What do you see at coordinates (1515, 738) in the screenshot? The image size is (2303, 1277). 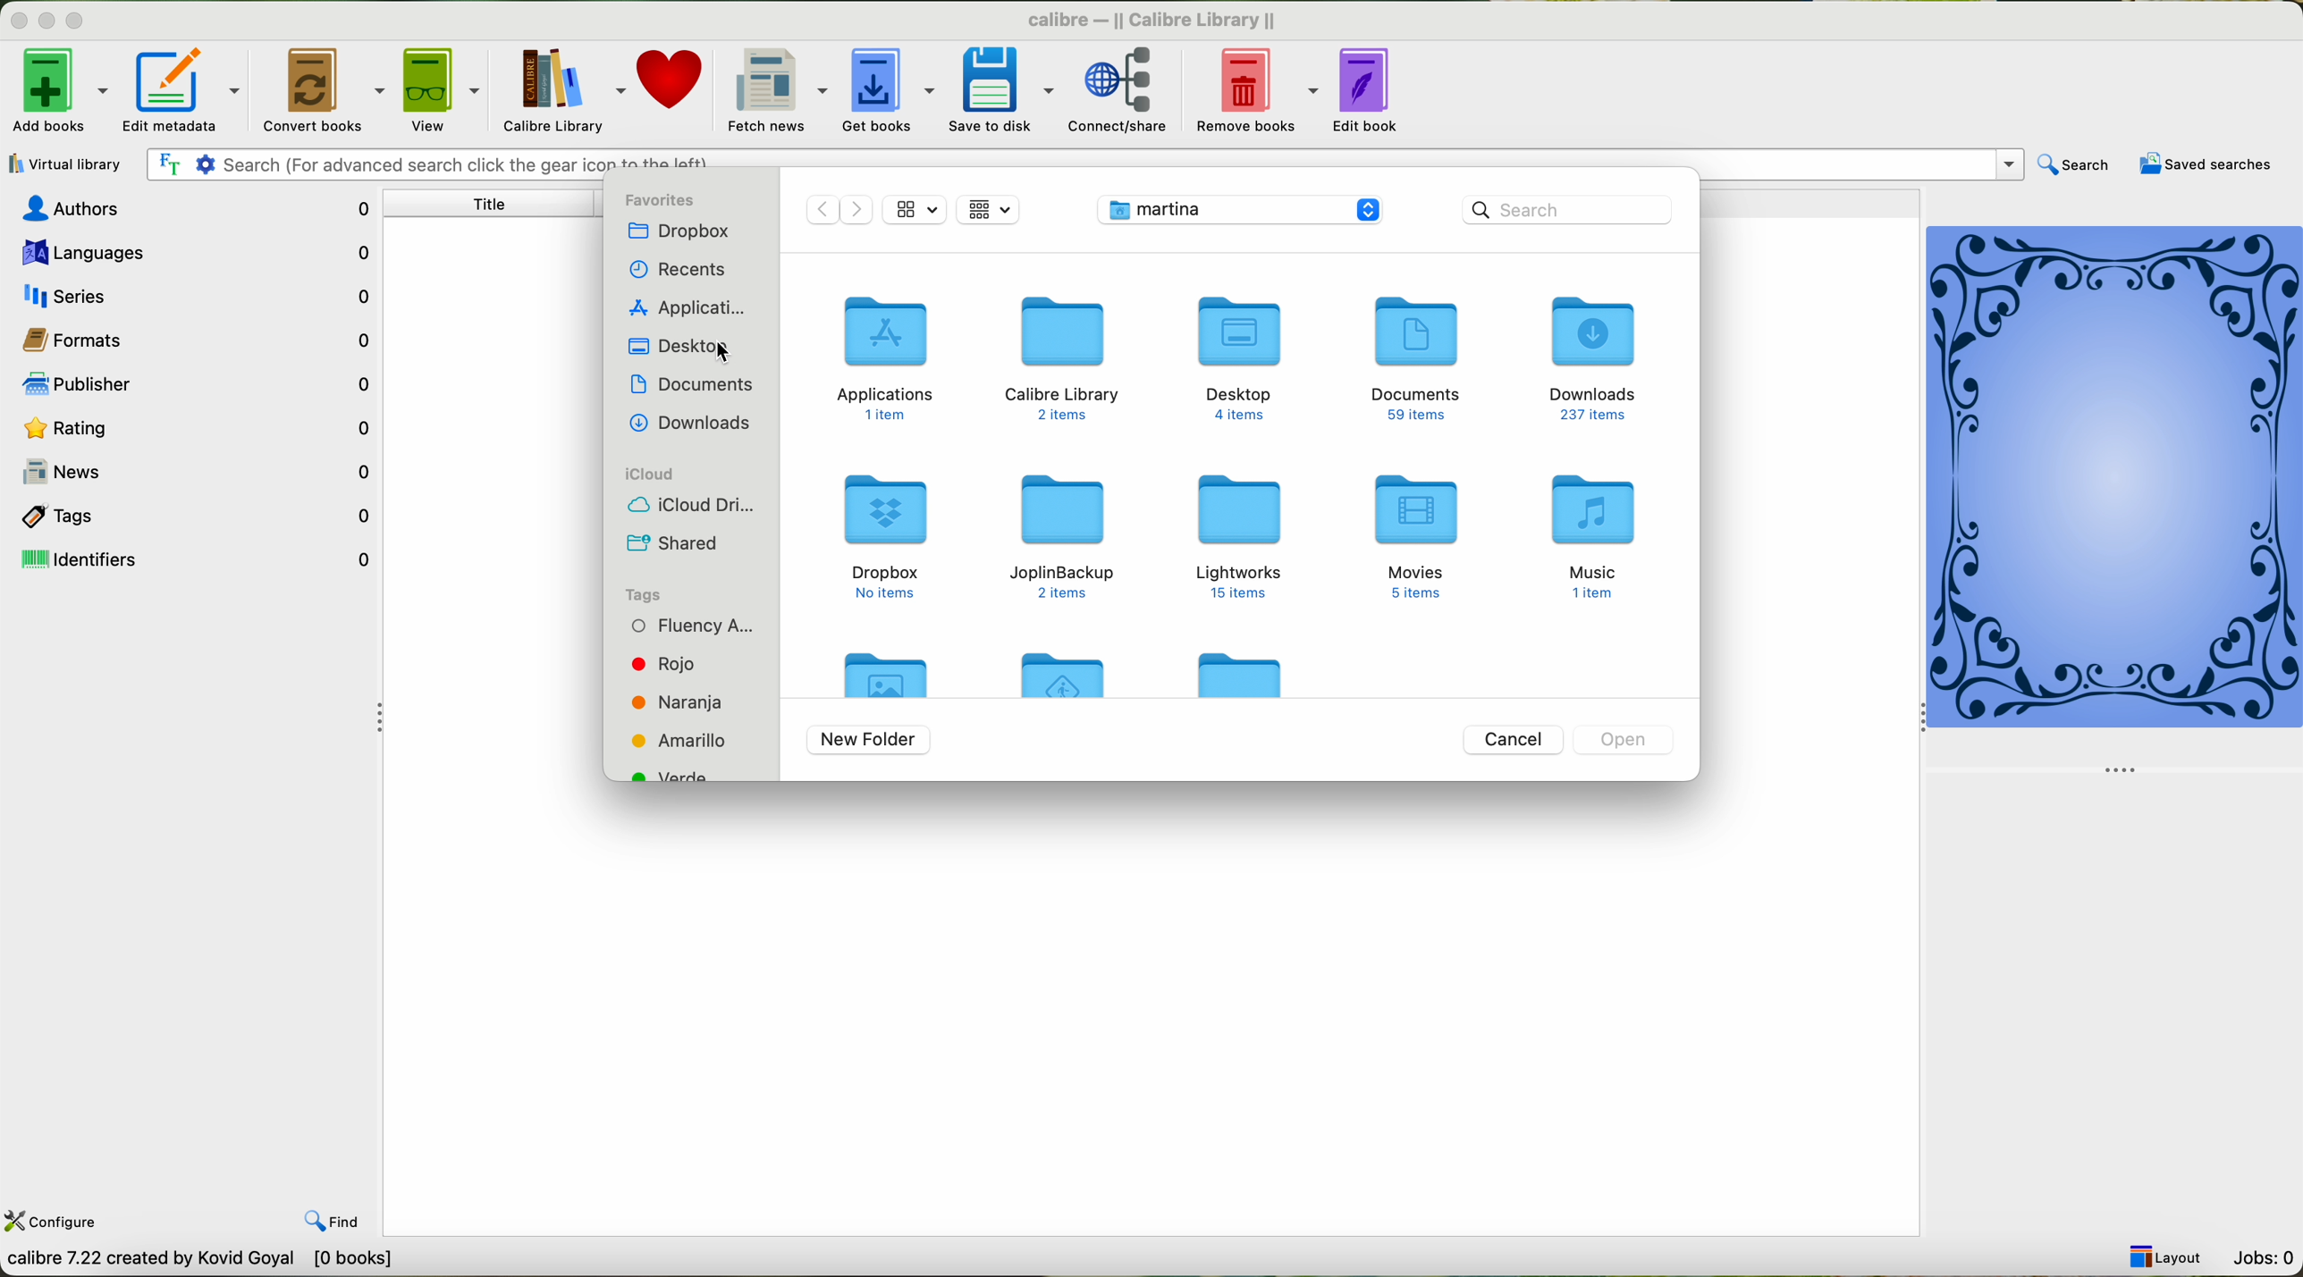 I see `cancel` at bounding box center [1515, 738].